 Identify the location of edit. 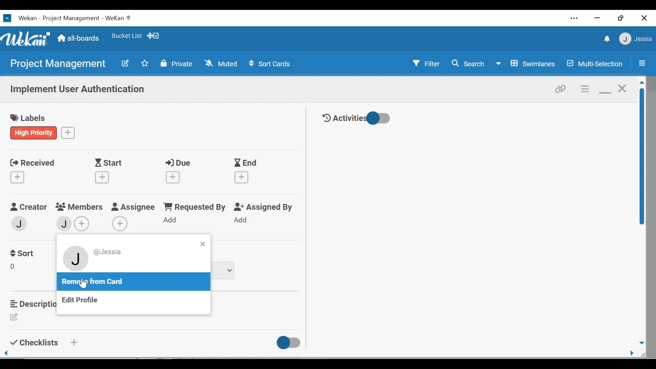
(14, 268).